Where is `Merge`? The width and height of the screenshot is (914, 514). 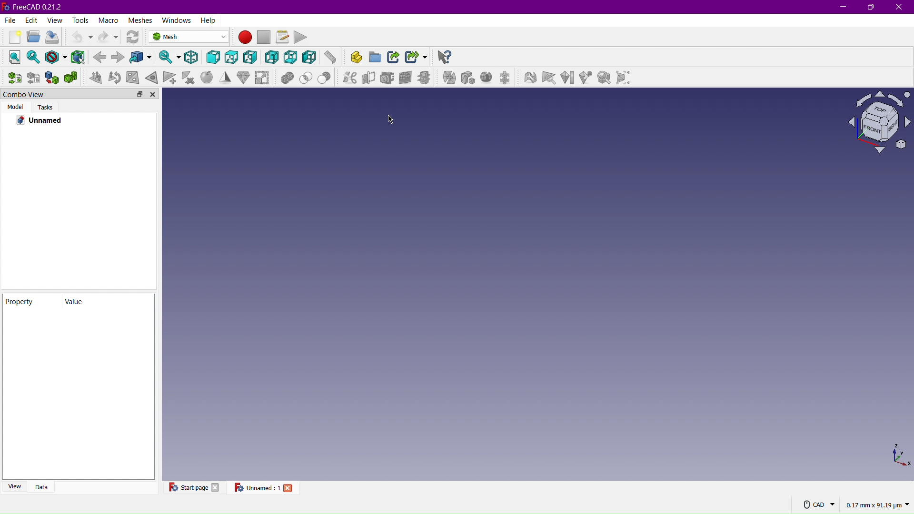 Merge is located at coordinates (448, 79).